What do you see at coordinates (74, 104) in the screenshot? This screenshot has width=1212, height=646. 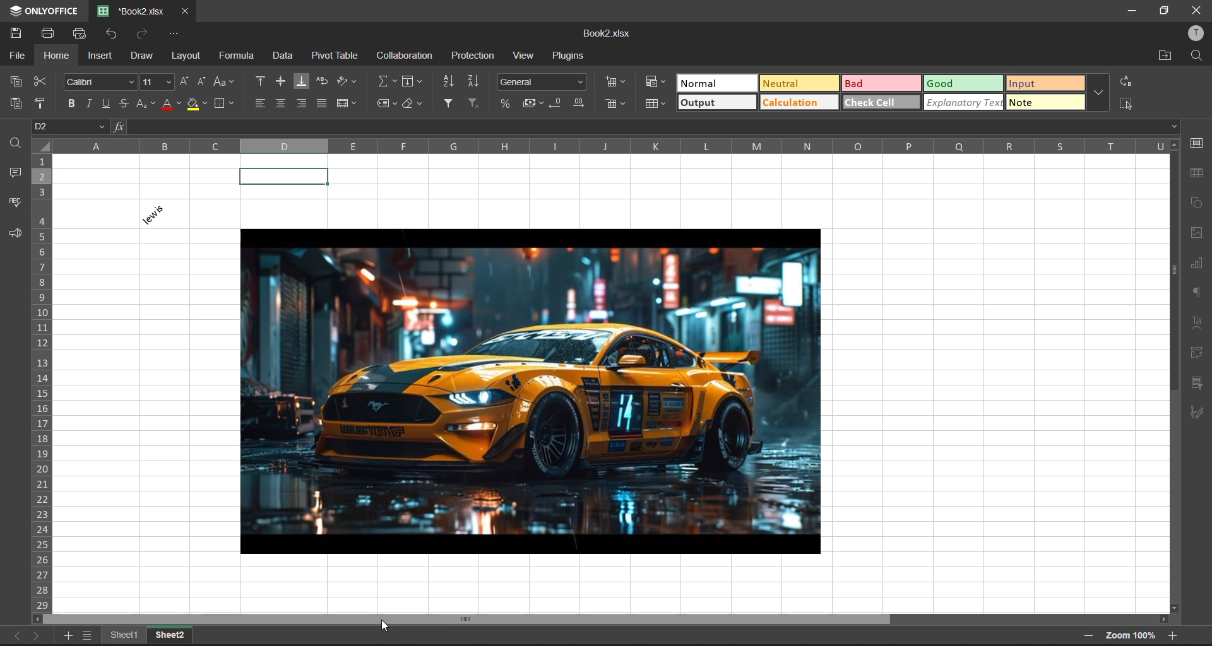 I see `bold` at bounding box center [74, 104].